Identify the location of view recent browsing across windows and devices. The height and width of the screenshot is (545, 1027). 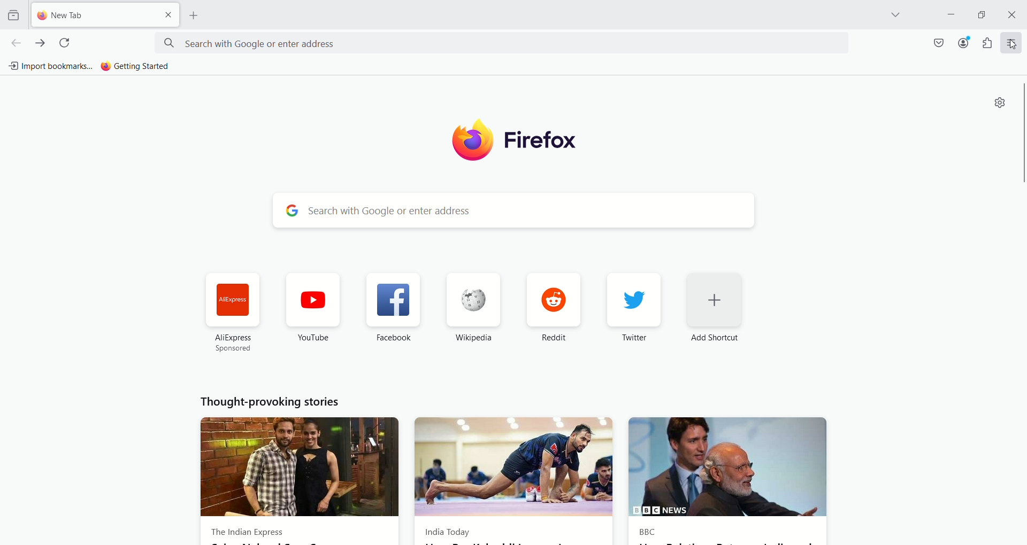
(14, 15).